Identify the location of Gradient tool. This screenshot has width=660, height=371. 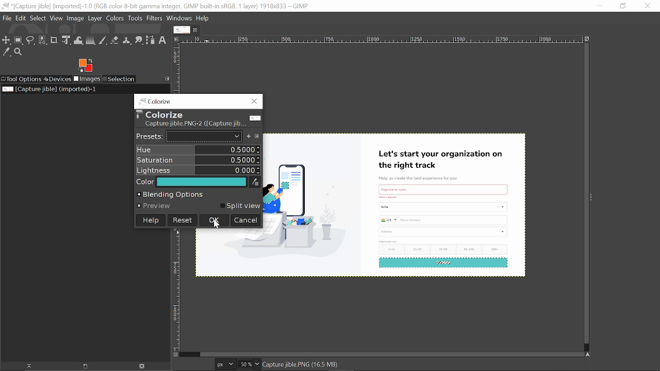
(91, 41).